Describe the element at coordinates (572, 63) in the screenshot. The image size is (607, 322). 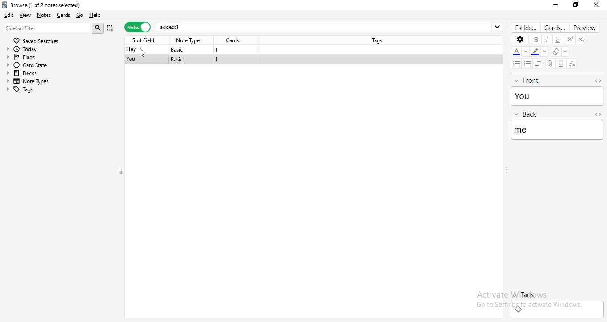
I see `formula` at that location.